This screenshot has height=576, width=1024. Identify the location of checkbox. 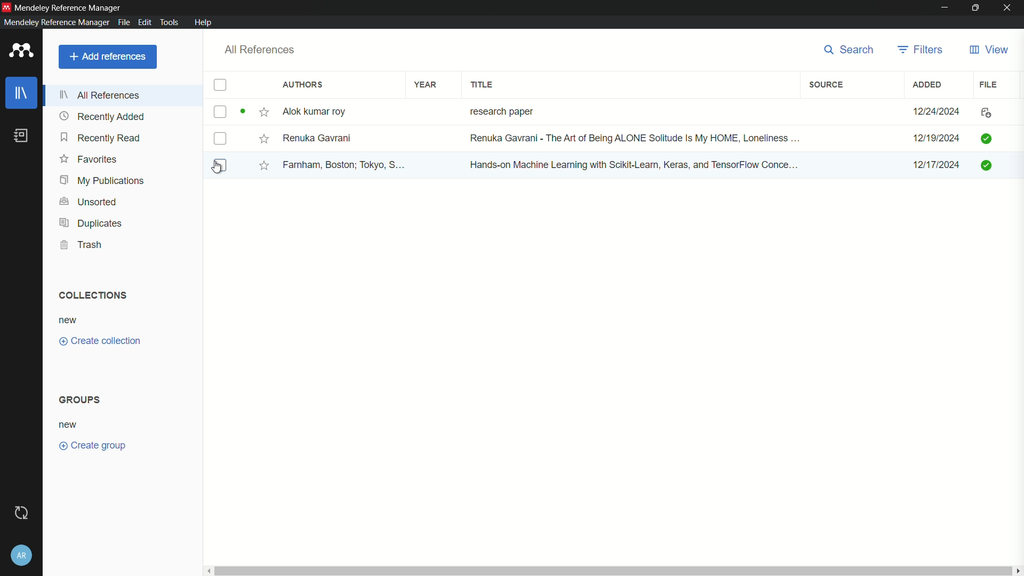
(221, 112).